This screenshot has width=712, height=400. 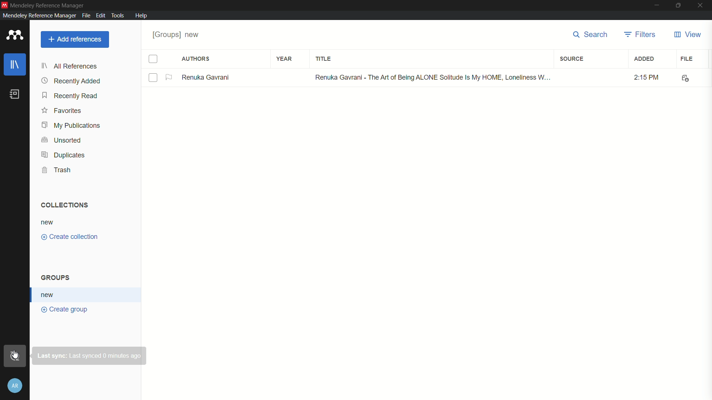 What do you see at coordinates (687, 34) in the screenshot?
I see `view` at bounding box center [687, 34].